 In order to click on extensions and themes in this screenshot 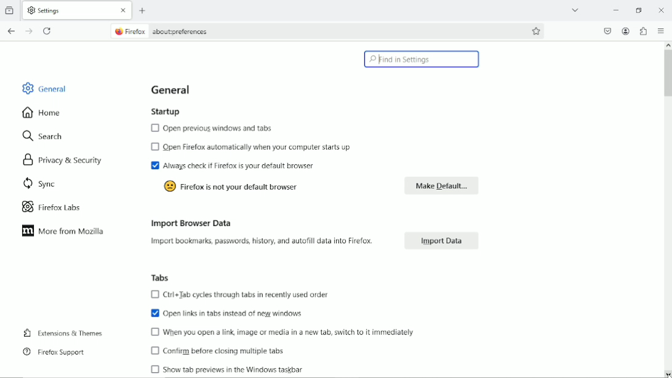, I will do `click(63, 333)`.